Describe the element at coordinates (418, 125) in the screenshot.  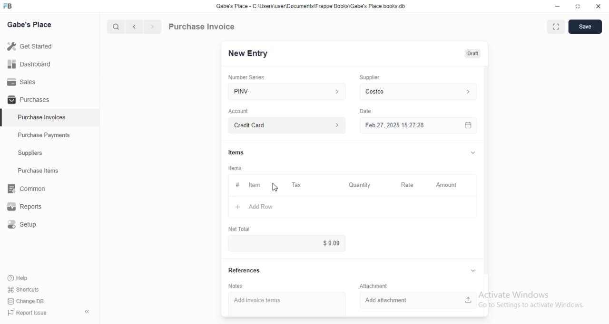
I see `Feb 27, 2025 15:27:28` at that location.